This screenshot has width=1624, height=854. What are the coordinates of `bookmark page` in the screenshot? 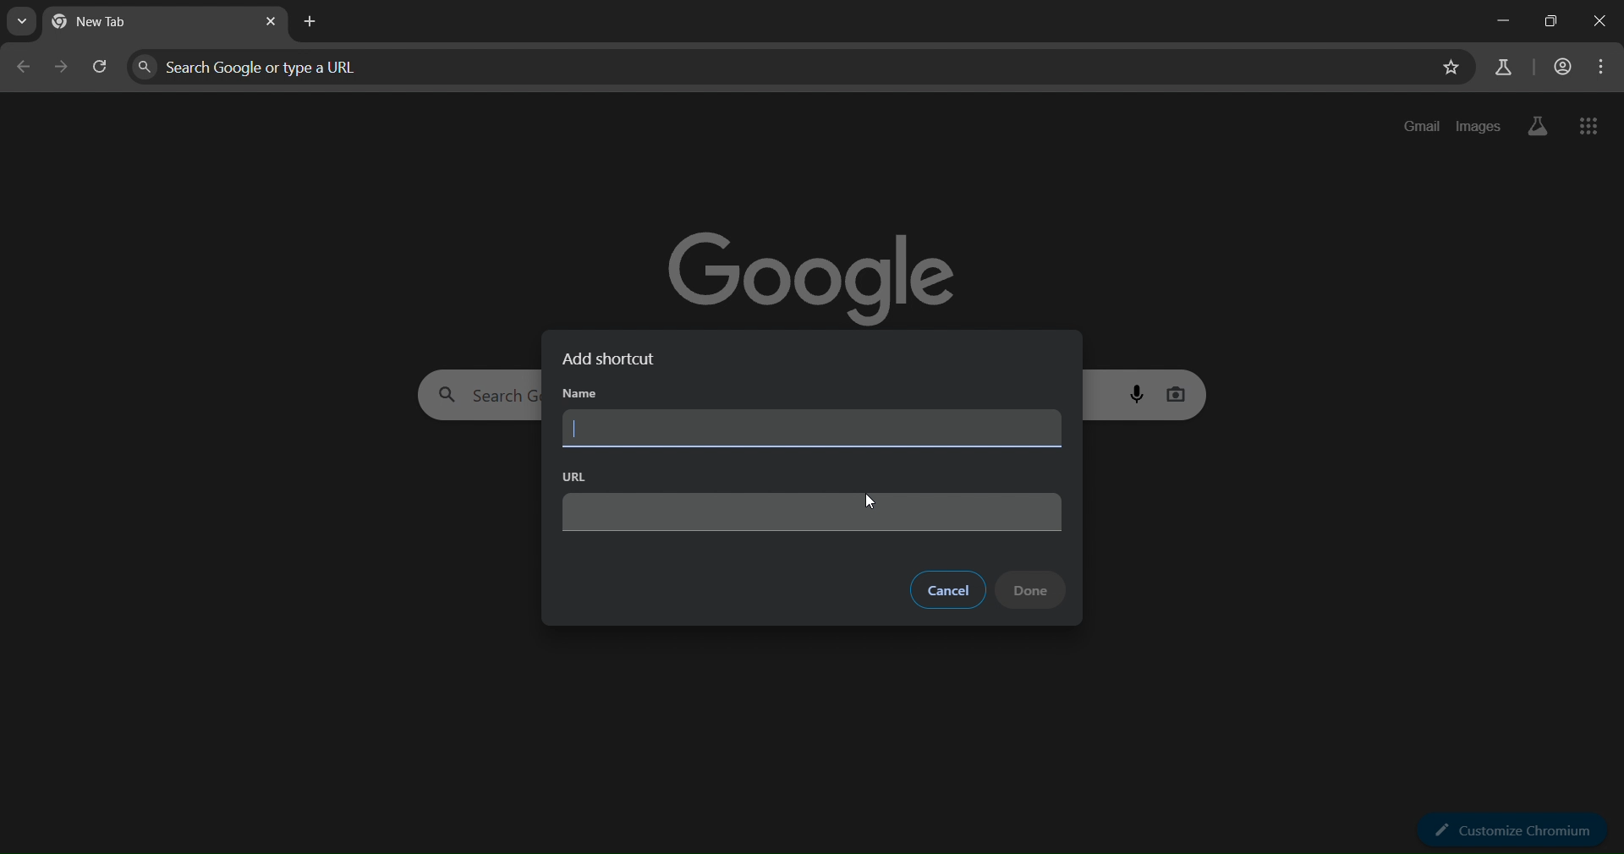 It's located at (1449, 69).